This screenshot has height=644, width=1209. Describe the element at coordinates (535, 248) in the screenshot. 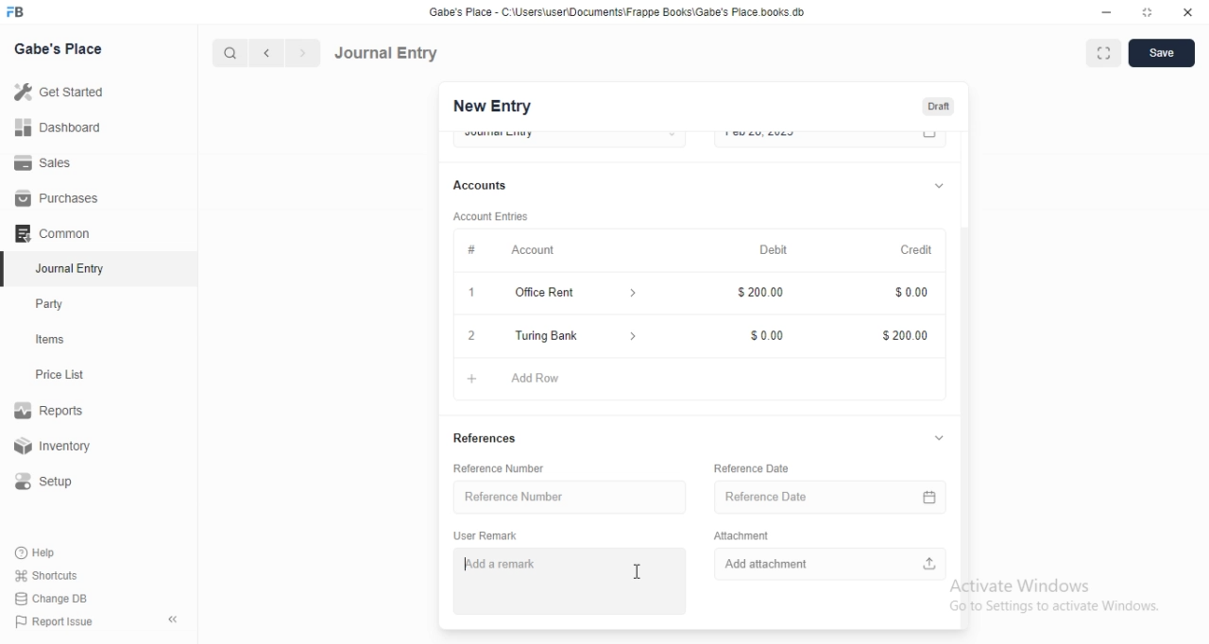

I see `Account` at that location.